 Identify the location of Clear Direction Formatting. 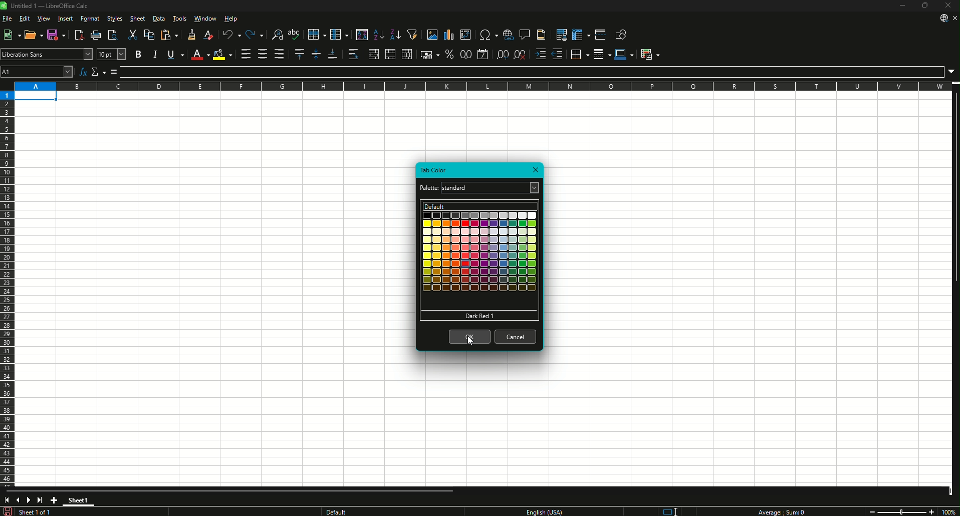
(209, 35).